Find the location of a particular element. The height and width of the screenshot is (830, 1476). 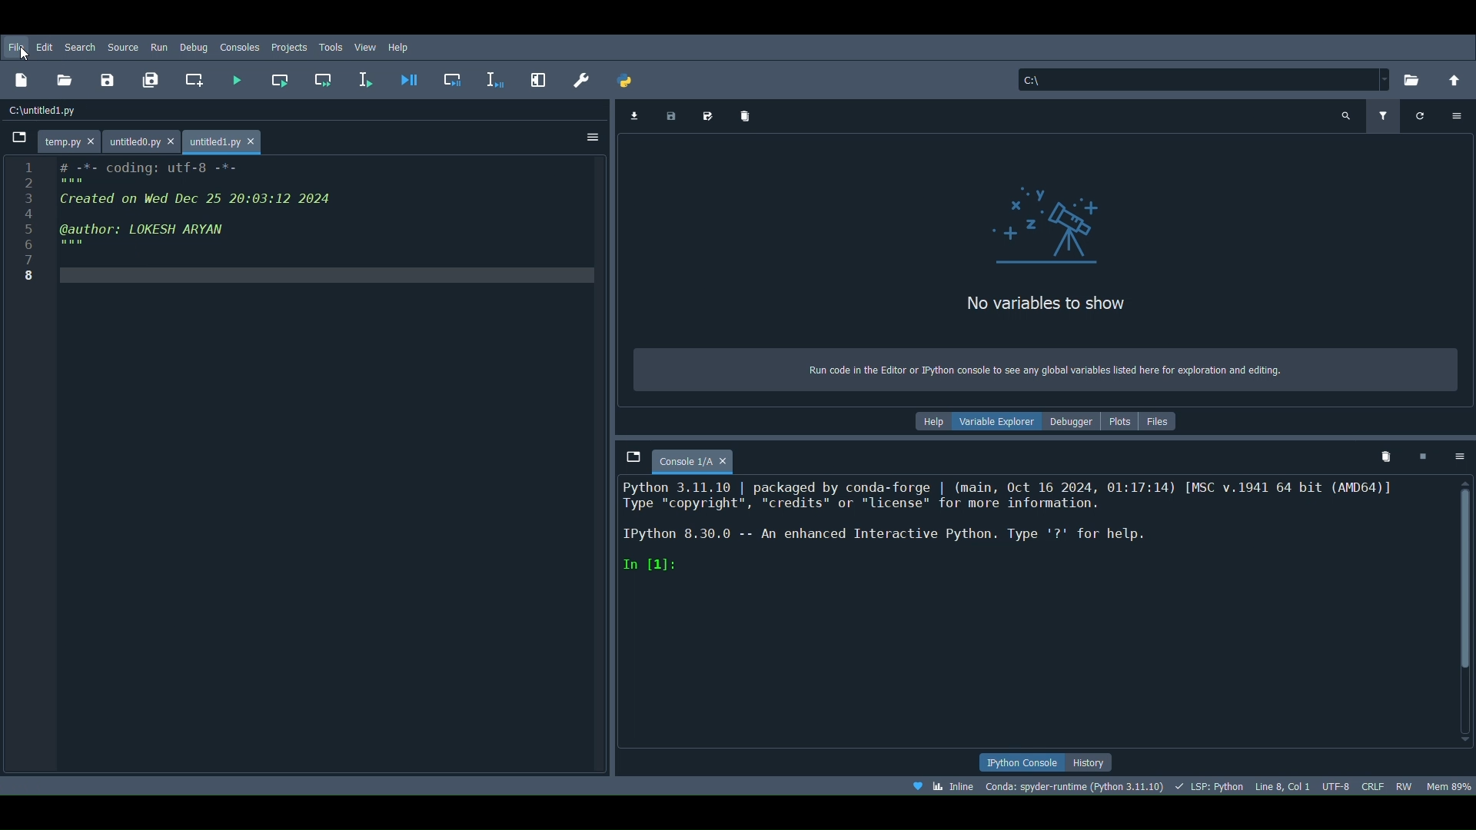

Cursor is located at coordinates (25, 55).